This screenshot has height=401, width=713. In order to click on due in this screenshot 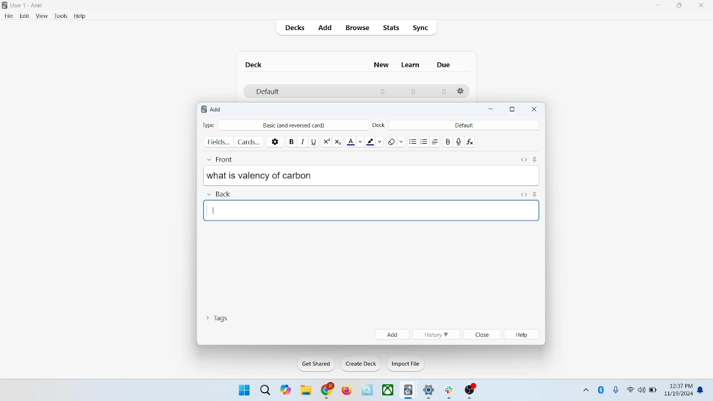, I will do `click(445, 65)`.